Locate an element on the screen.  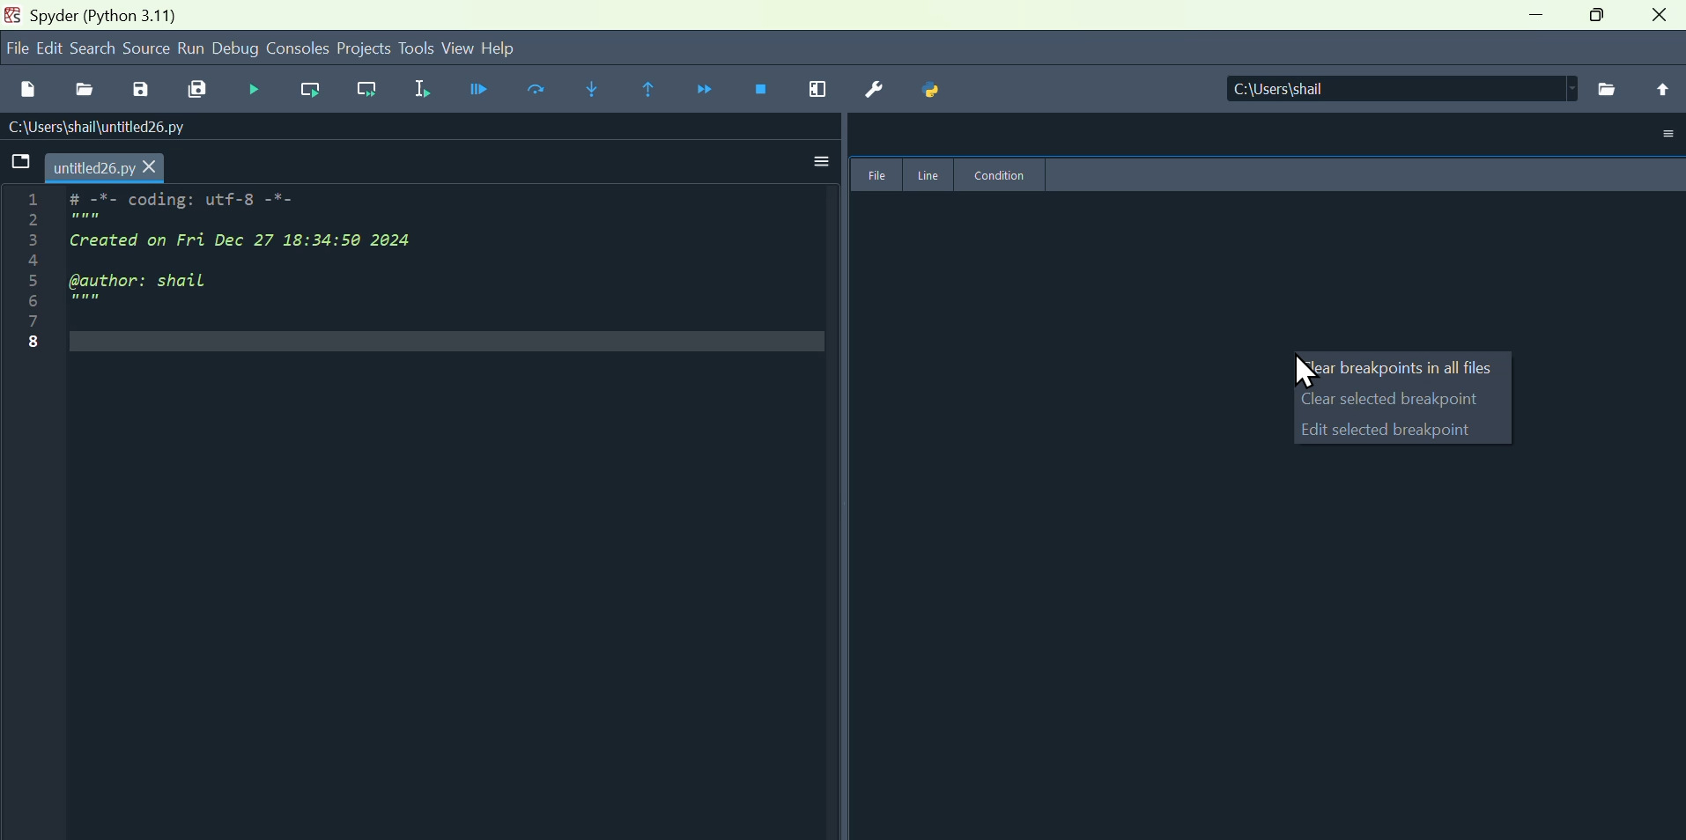
Close is located at coordinates (1661, 17).